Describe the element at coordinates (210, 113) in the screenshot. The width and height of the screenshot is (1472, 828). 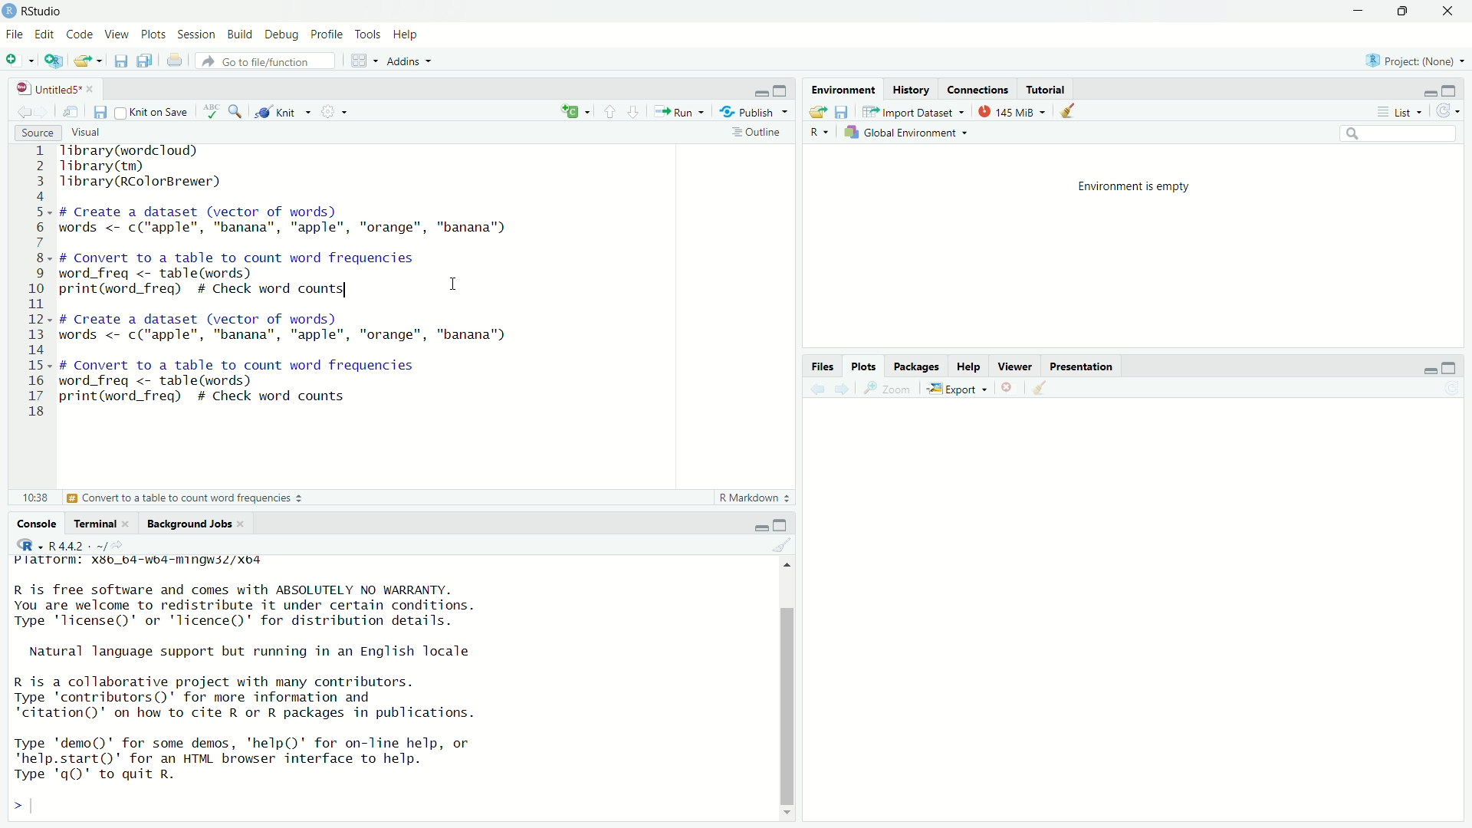
I see `Check Spelling` at that location.